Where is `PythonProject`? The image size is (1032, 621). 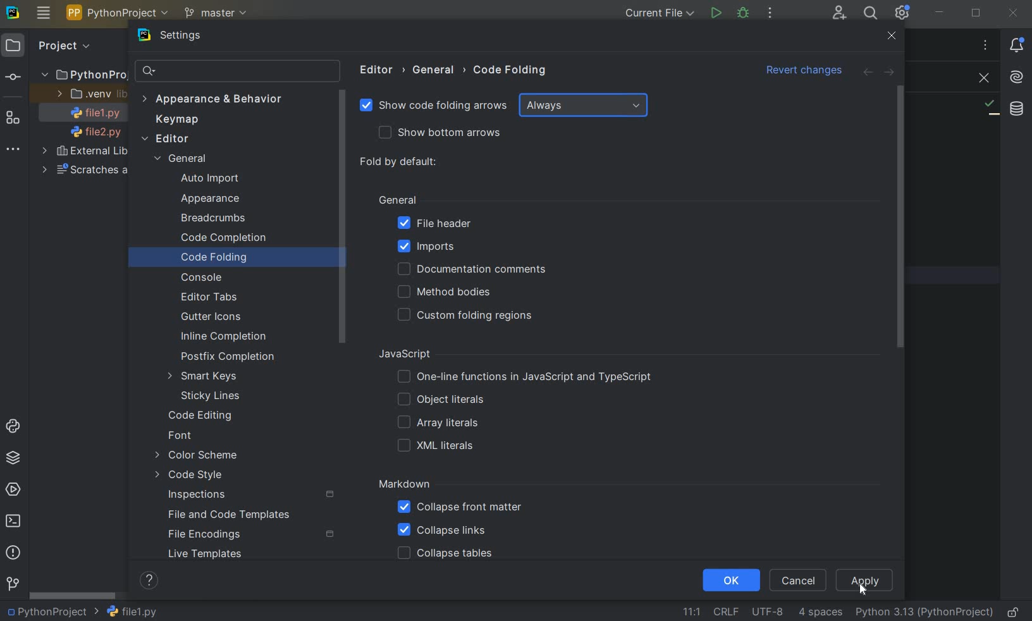 PythonProject is located at coordinates (83, 75).